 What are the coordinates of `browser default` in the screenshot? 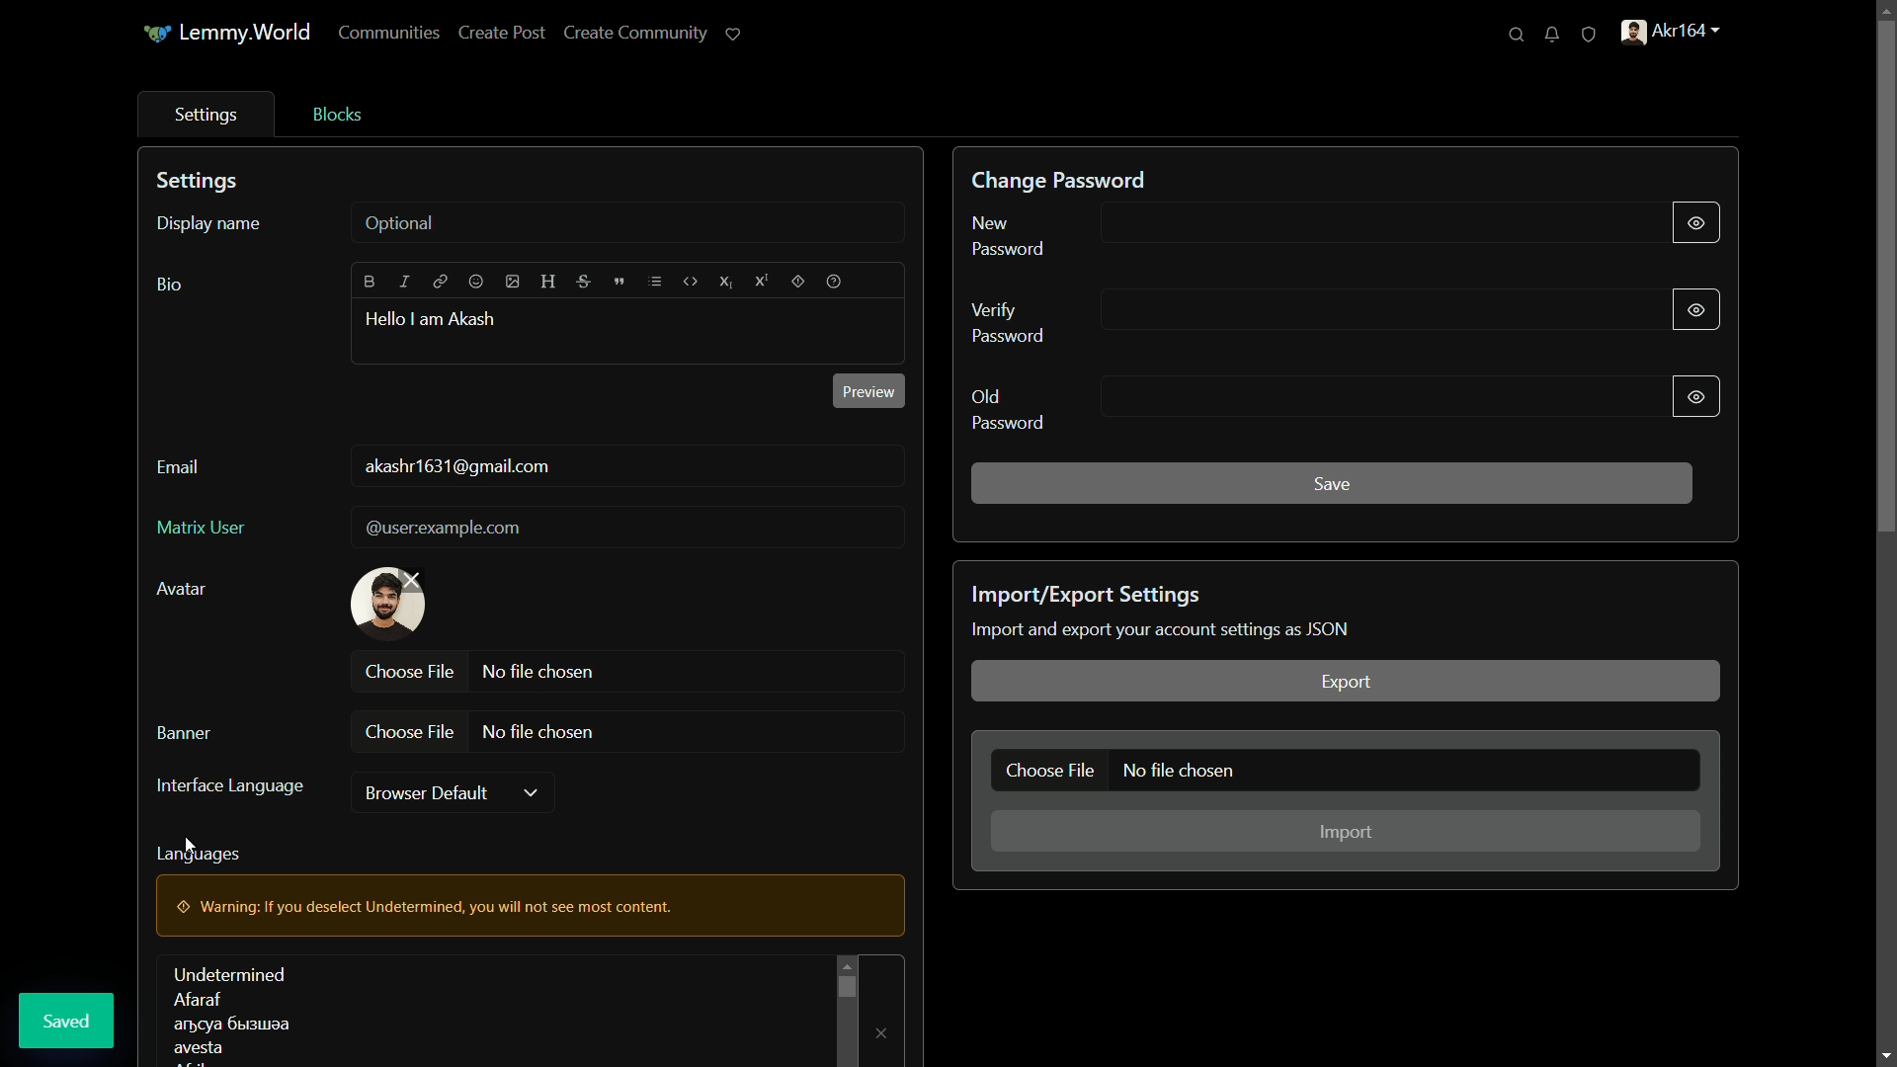 It's located at (424, 792).